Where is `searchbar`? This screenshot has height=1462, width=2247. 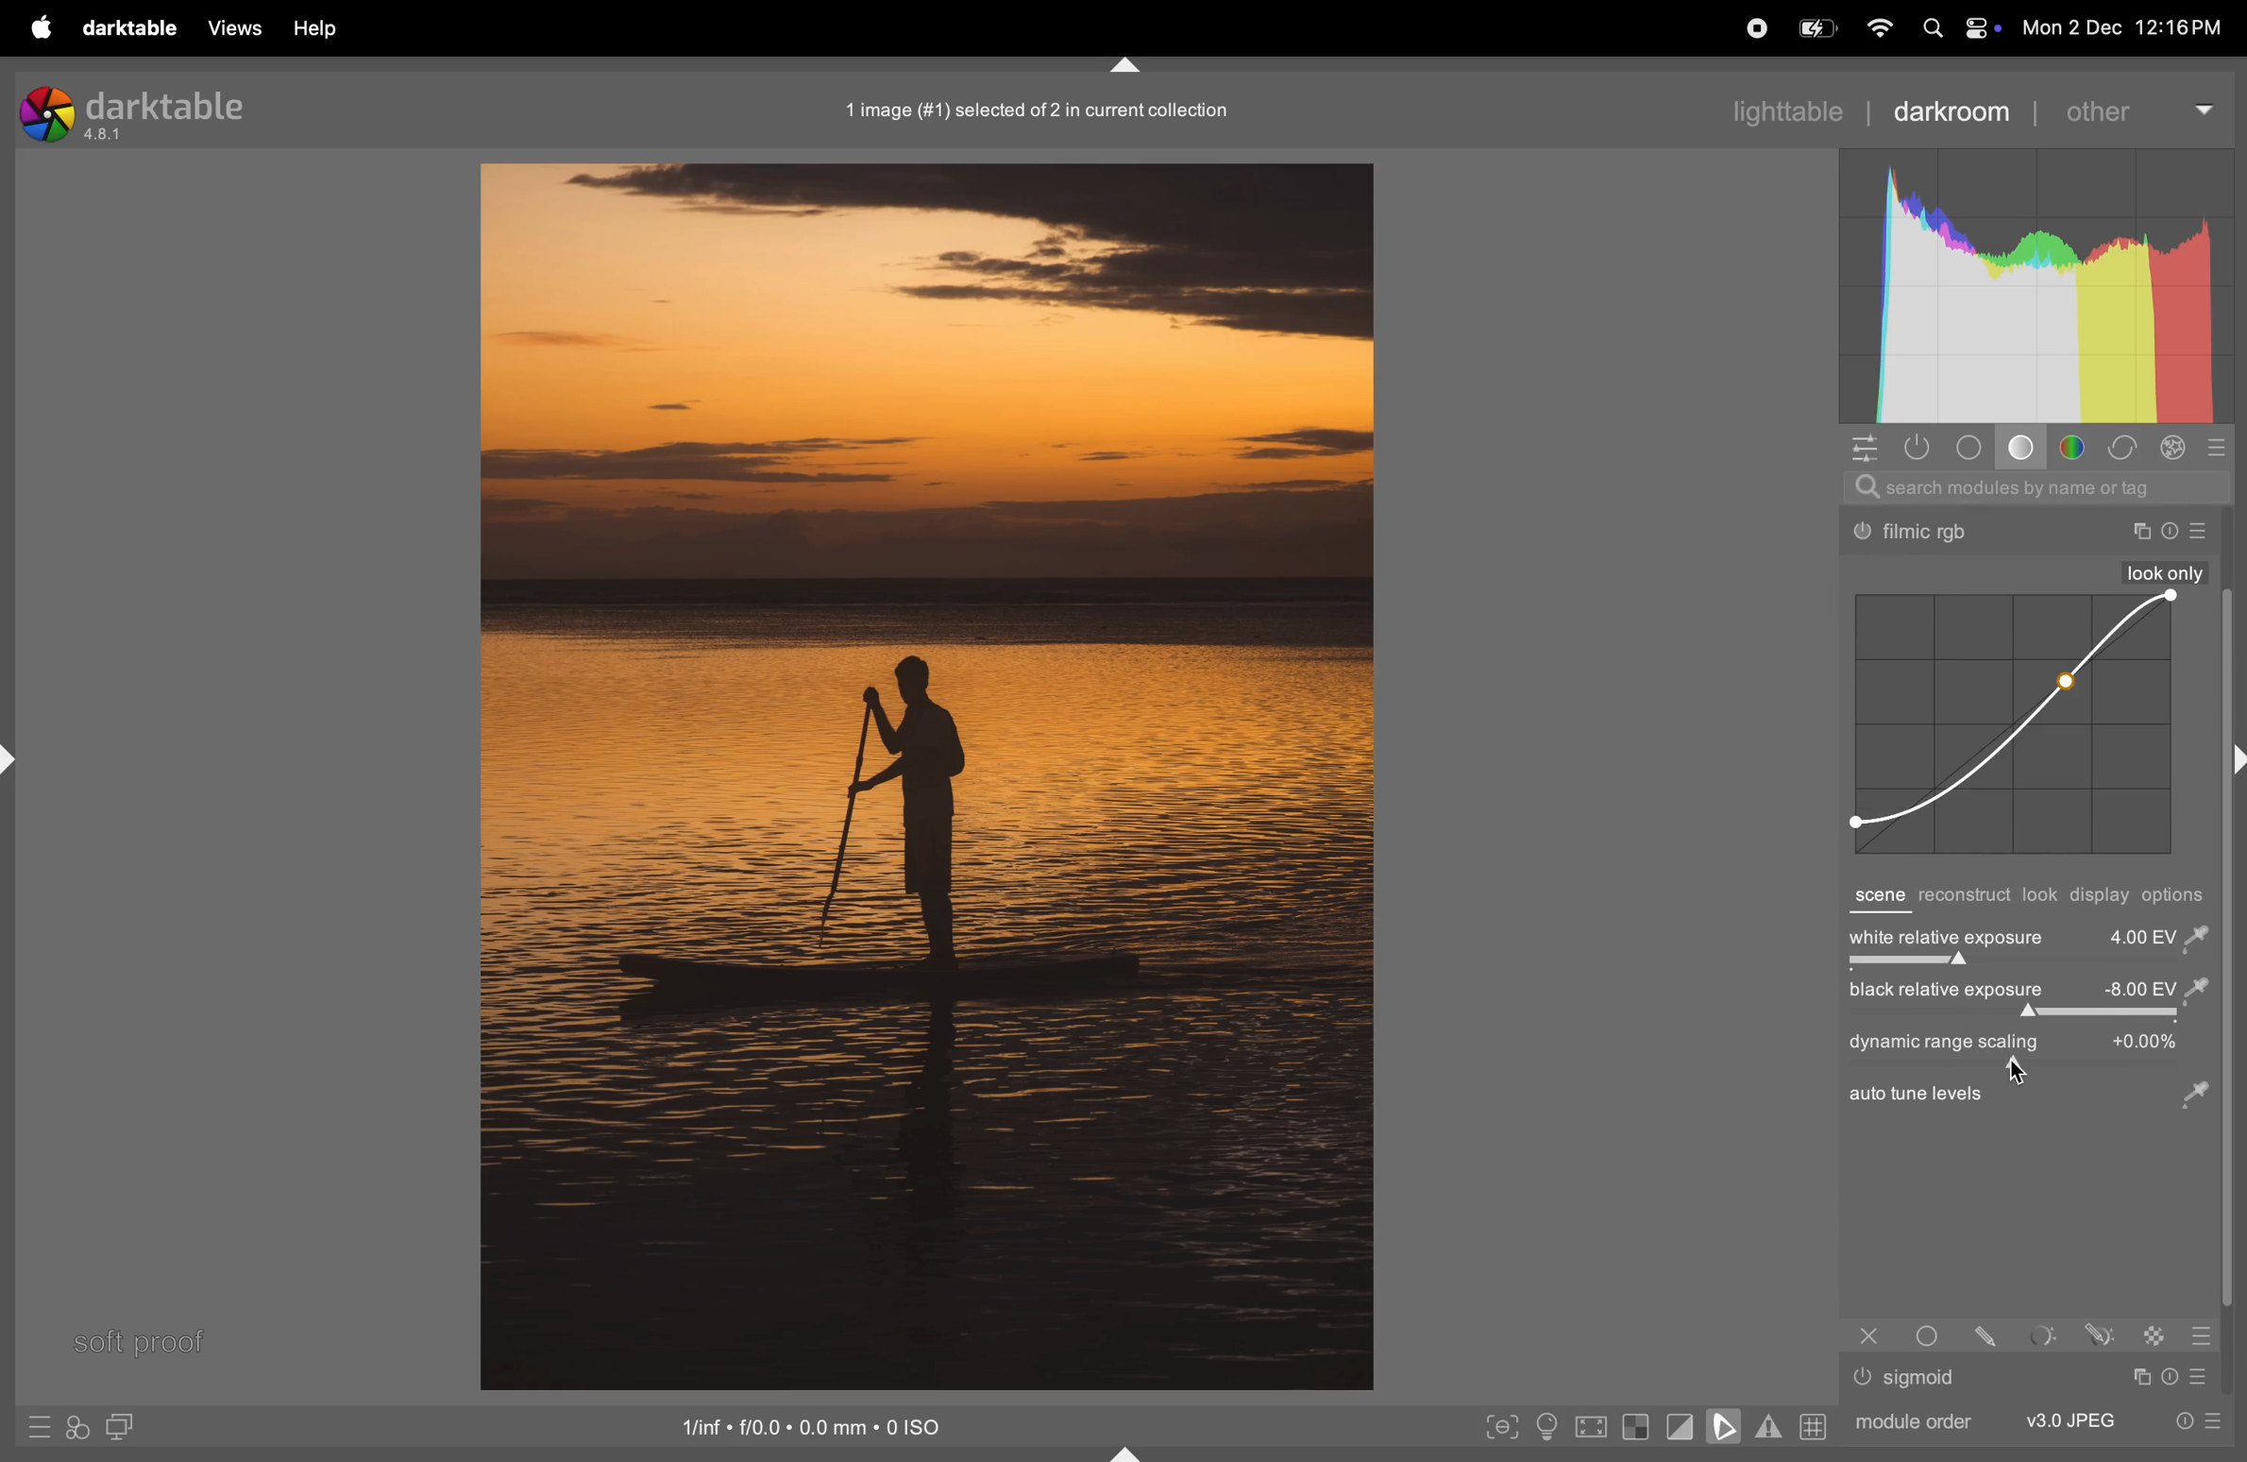 searchbar is located at coordinates (2036, 487).